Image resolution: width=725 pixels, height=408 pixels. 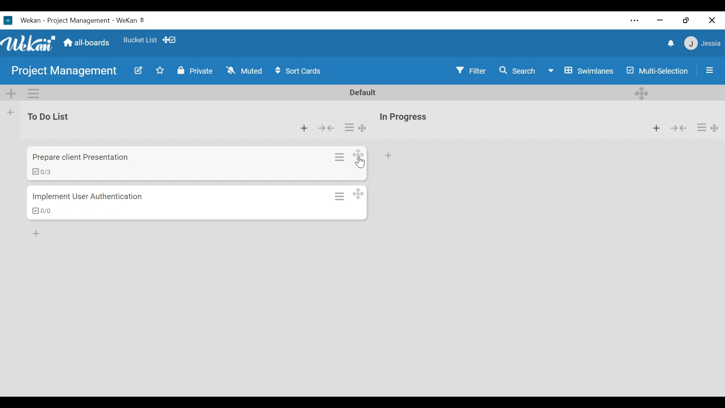 I want to click on member settings, so click(x=702, y=43).